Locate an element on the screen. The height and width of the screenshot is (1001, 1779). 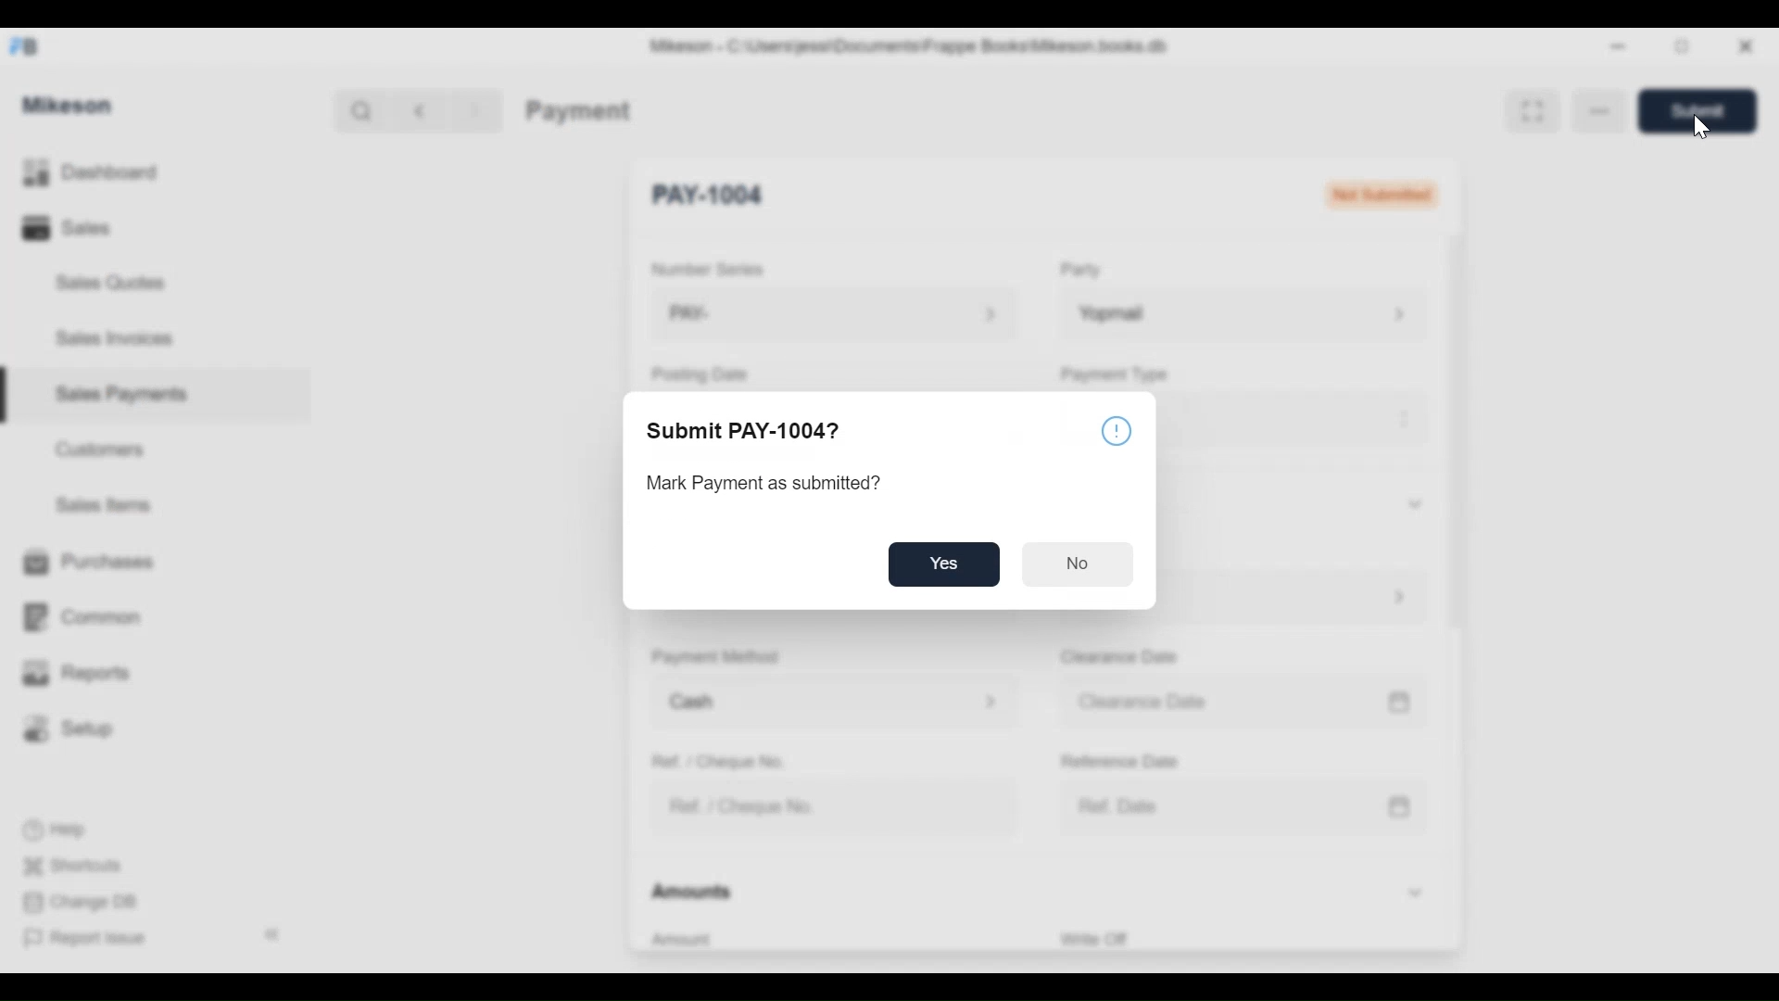
Mikeson is located at coordinates (69, 103).